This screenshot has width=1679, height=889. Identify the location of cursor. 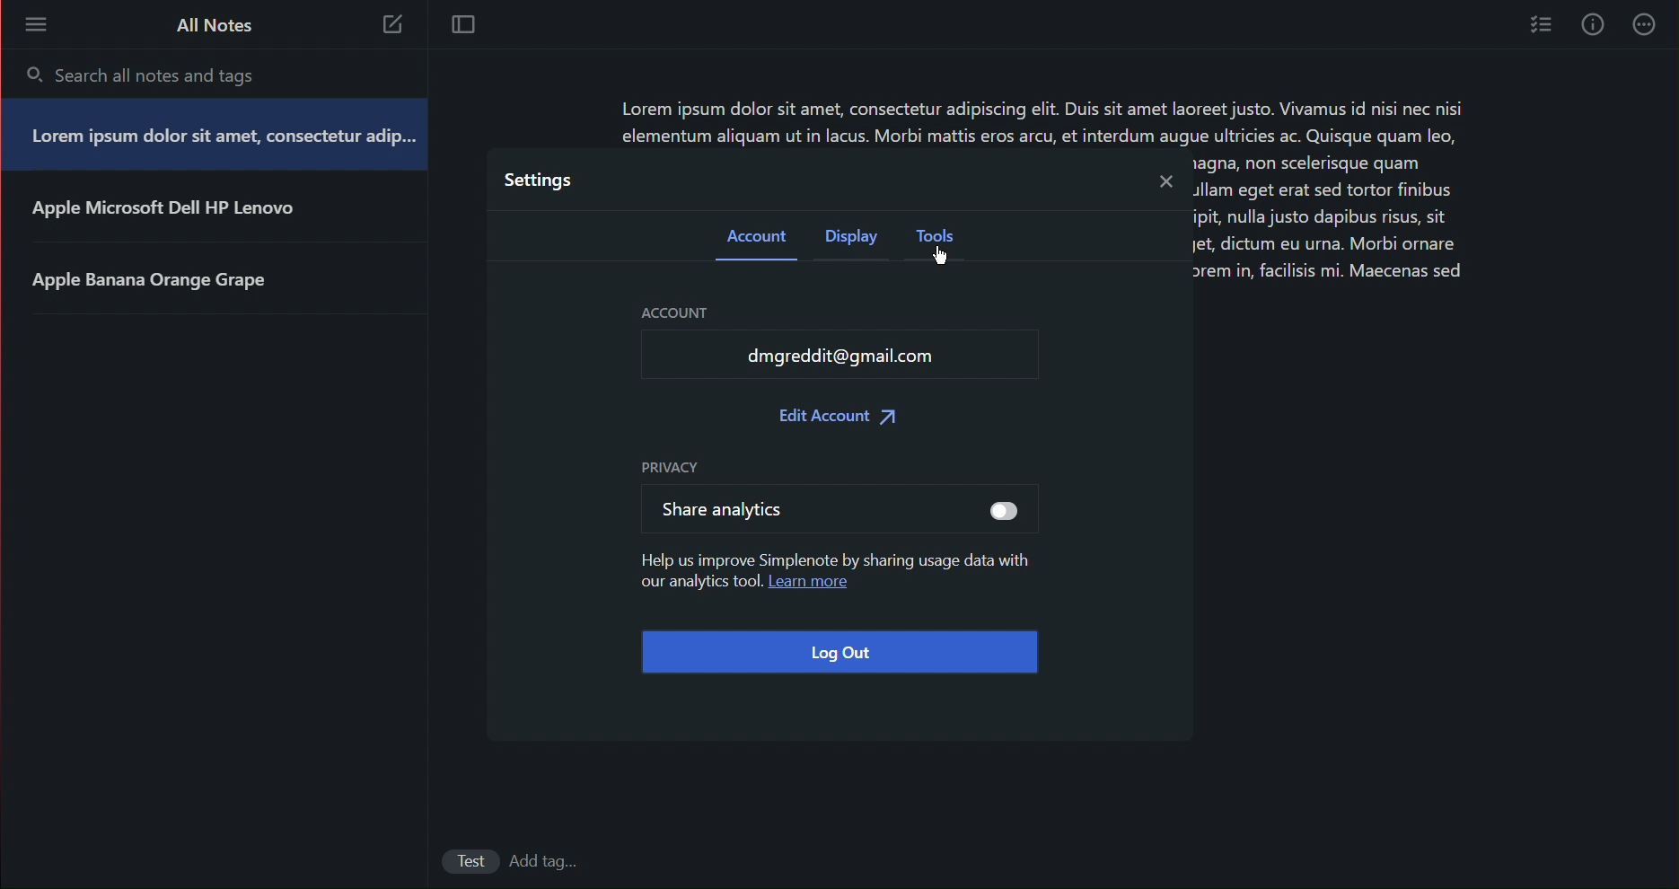
(946, 260).